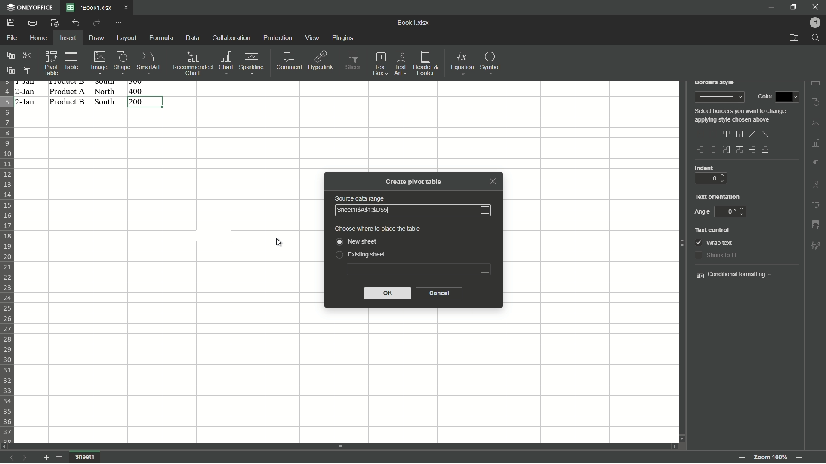  Describe the element at coordinates (401, 63) in the screenshot. I see `Text art` at that location.